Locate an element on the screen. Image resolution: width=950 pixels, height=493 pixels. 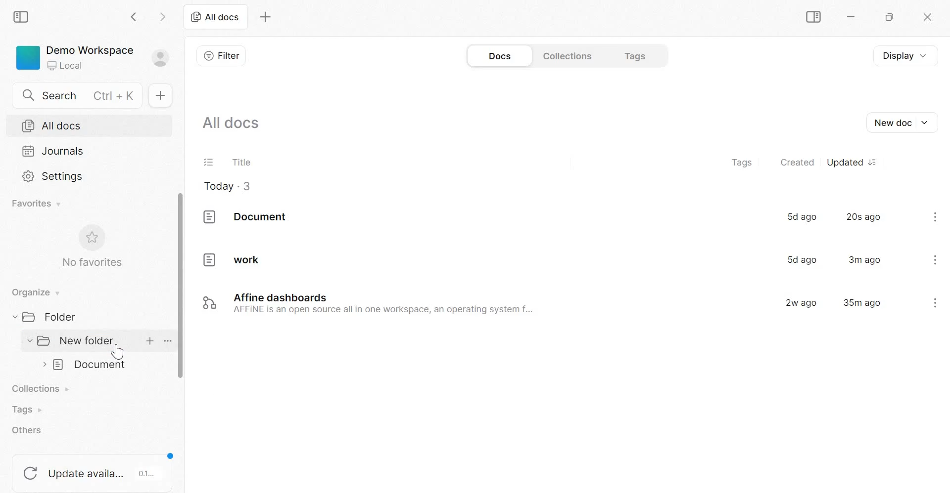
go back is located at coordinates (135, 16).